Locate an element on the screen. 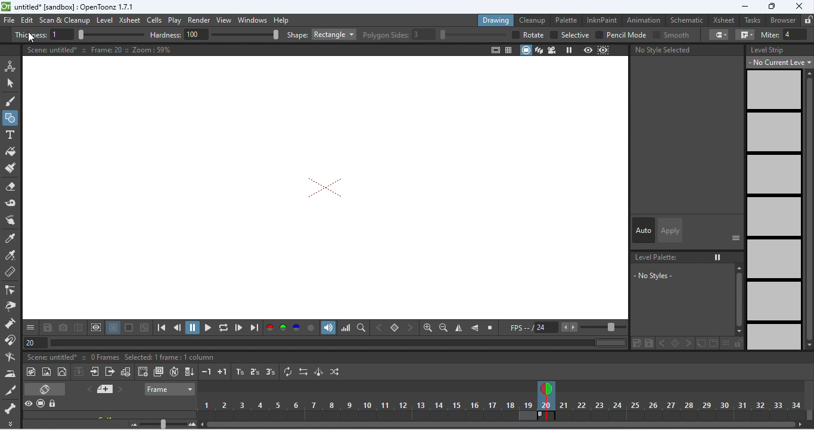 The height and width of the screenshot is (430, 814). zoom out is located at coordinates (443, 328).